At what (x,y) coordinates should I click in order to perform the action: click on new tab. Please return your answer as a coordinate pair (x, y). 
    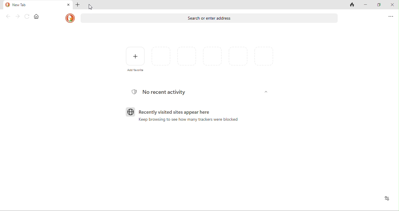
    Looking at the image, I should click on (22, 4).